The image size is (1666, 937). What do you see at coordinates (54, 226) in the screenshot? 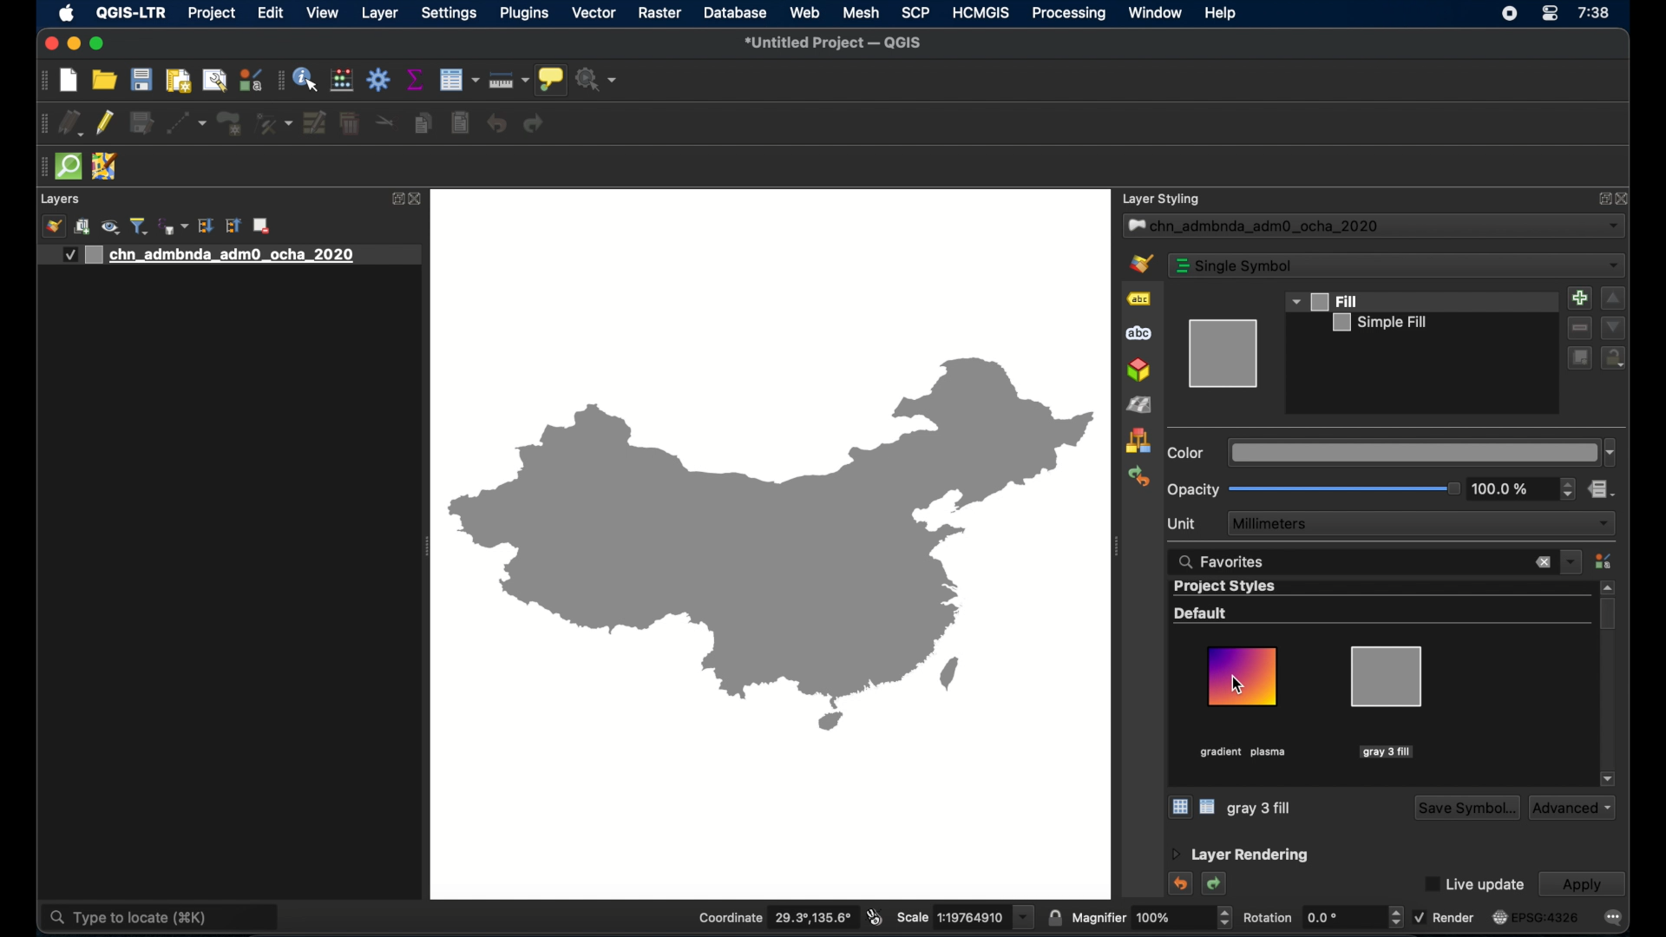
I see `open layer styling panel` at bounding box center [54, 226].